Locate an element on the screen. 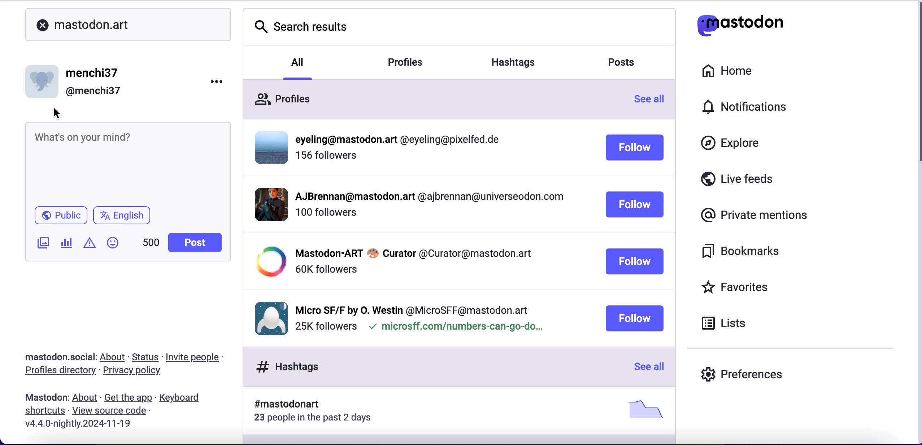 This screenshot has width=922, height=445. add image is located at coordinates (43, 244).